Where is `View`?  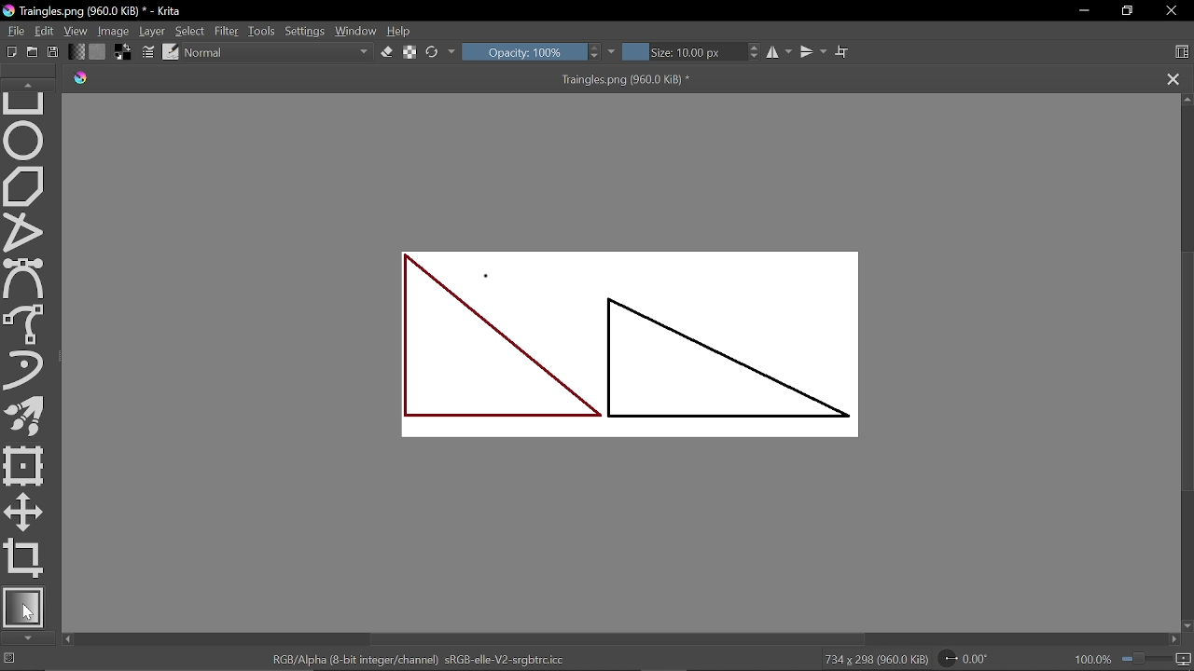 View is located at coordinates (76, 30).